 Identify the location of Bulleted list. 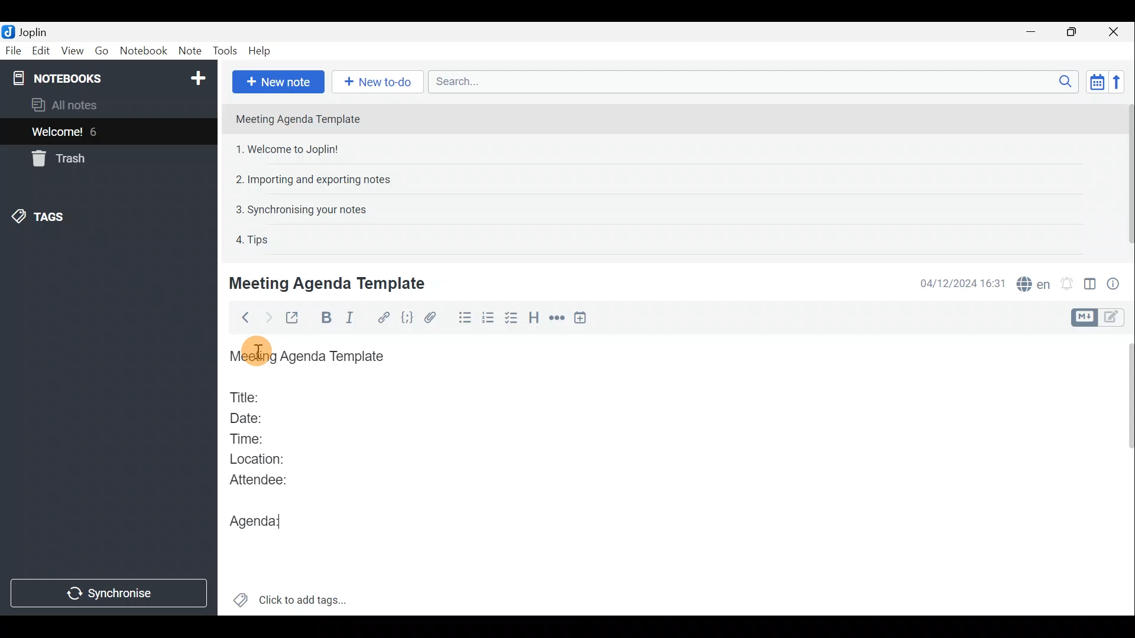
(464, 318).